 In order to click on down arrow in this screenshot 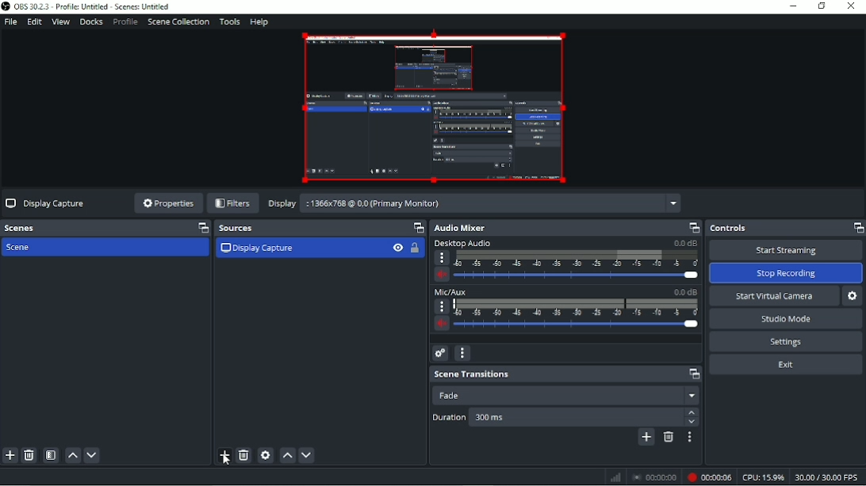, I will do `click(692, 423)`.